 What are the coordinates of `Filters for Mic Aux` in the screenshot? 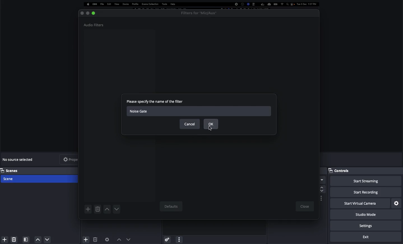 It's located at (199, 13).